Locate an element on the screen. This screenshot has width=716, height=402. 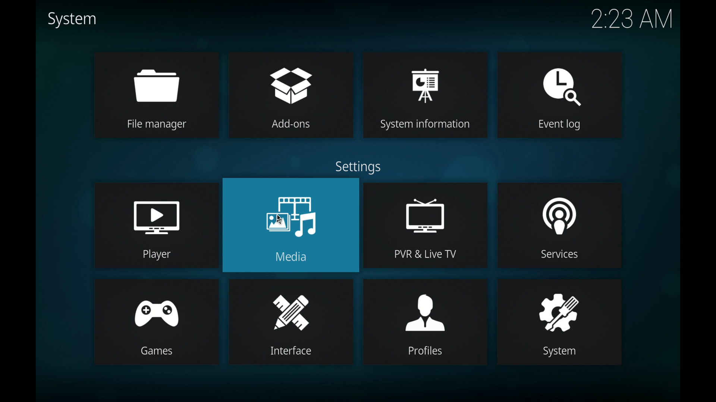
player is located at coordinates (157, 211).